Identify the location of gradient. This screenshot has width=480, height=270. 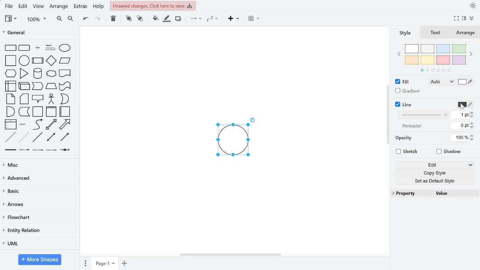
(409, 91).